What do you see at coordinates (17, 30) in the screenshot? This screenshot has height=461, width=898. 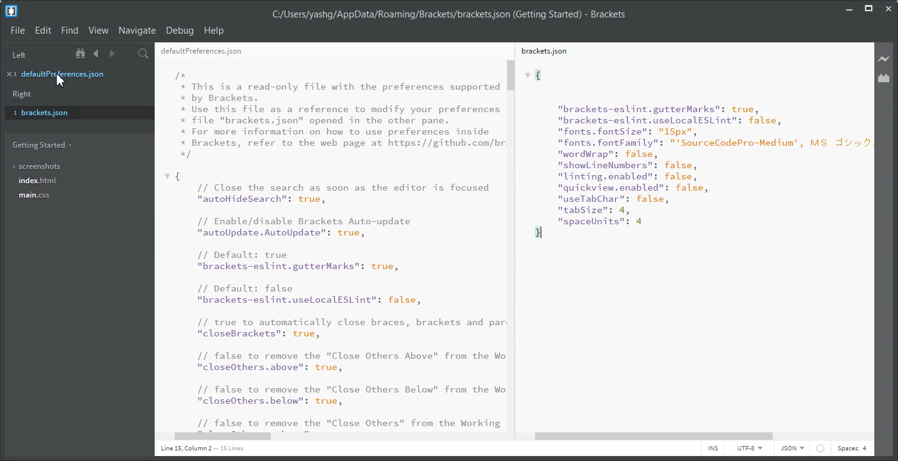 I see `File` at bounding box center [17, 30].